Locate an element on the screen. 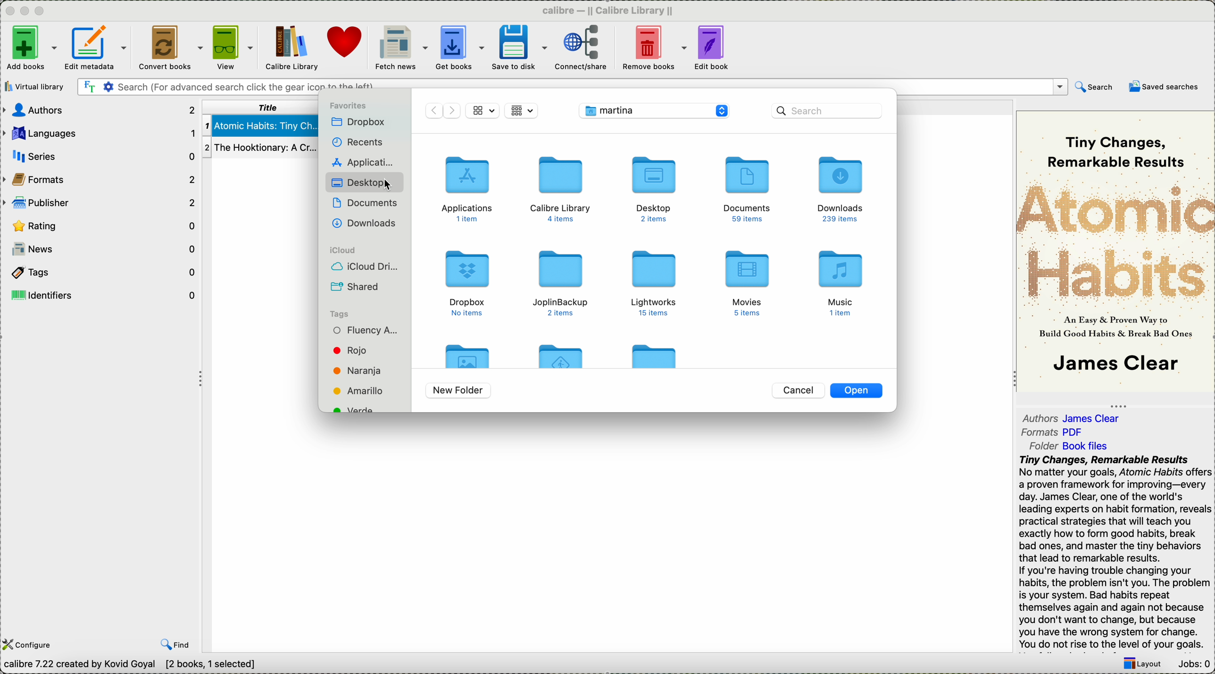 Image resolution: width=1215 pixels, height=674 pixels. edit book is located at coordinates (713, 49).